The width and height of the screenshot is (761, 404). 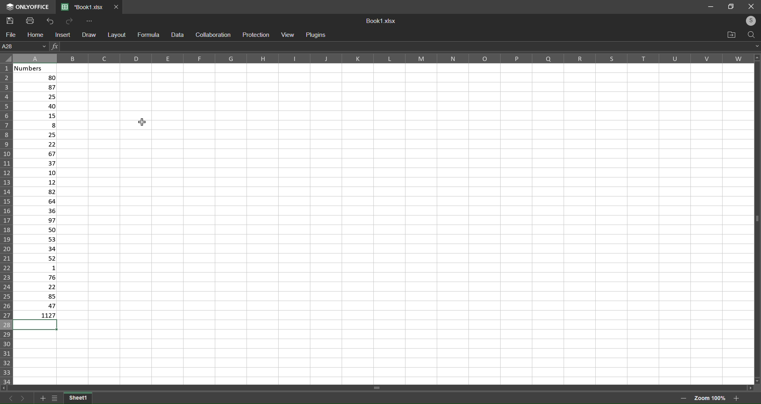 I want to click on cells, so click(x=405, y=221).